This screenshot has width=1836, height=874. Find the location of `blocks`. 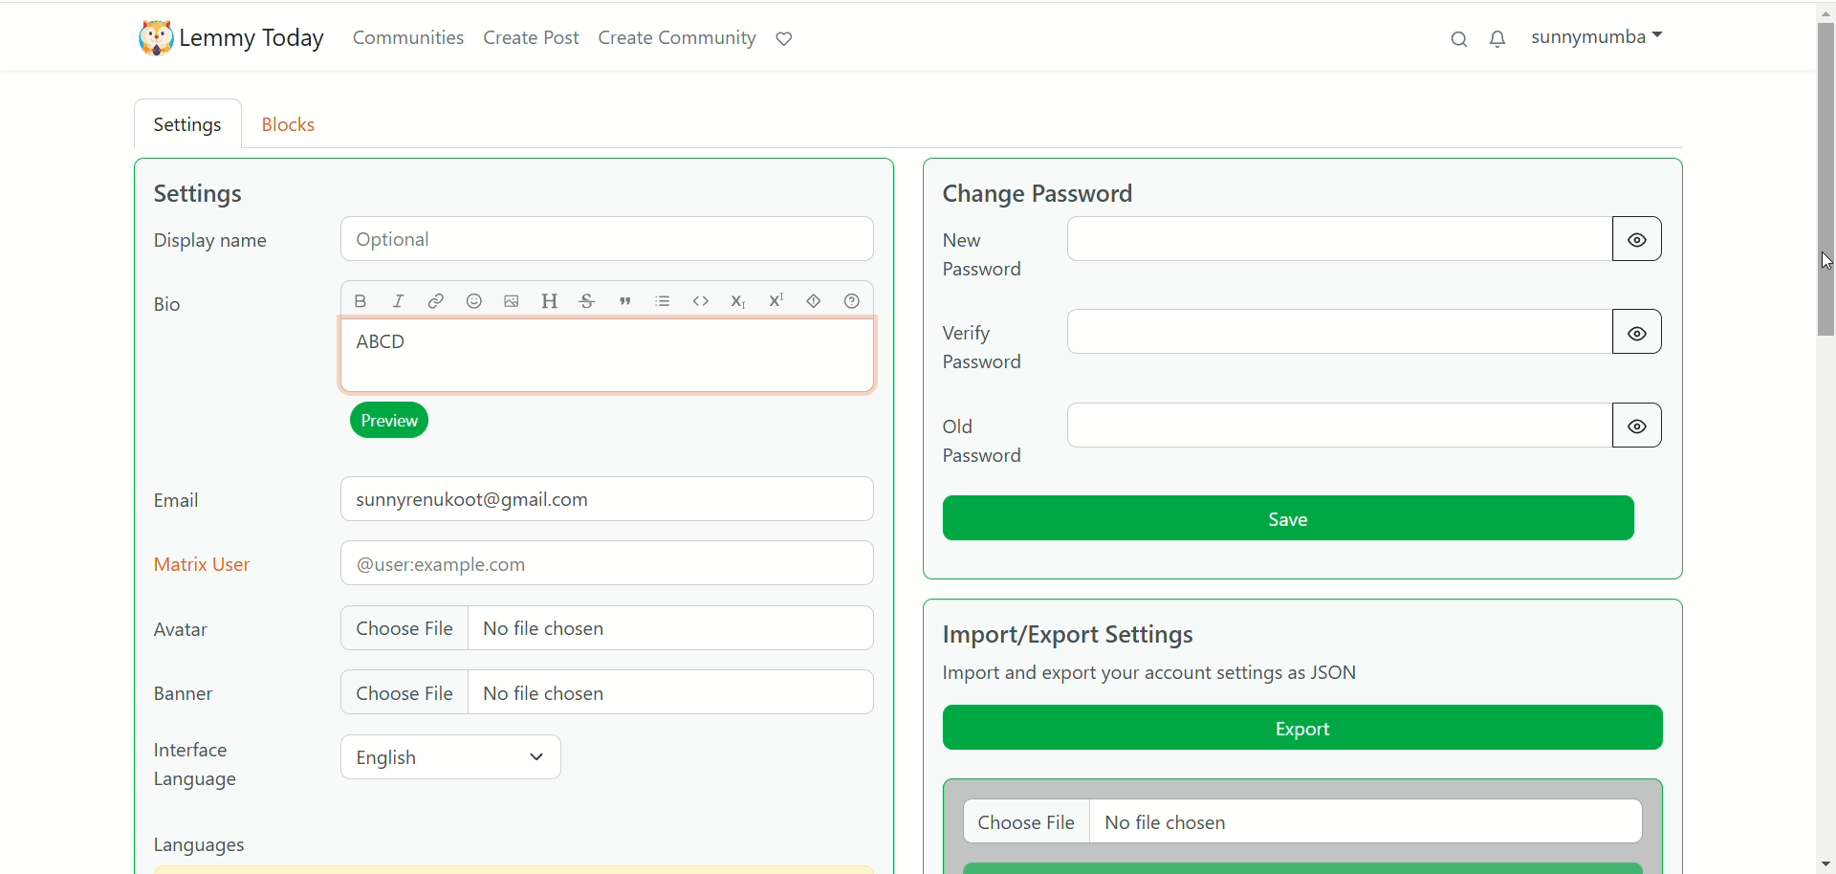

blocks is located at coordinates (295, 122).